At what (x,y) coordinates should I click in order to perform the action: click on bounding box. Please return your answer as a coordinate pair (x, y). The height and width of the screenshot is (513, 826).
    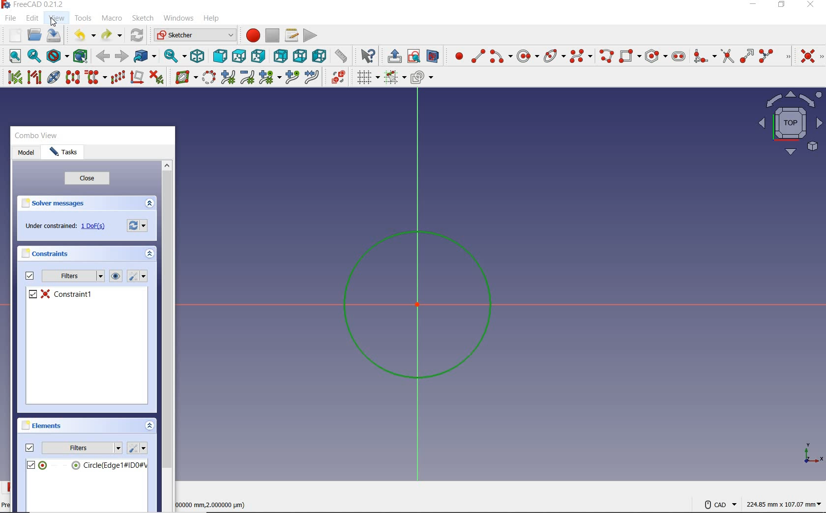
    Looking at the image, I should click on (81, 55).